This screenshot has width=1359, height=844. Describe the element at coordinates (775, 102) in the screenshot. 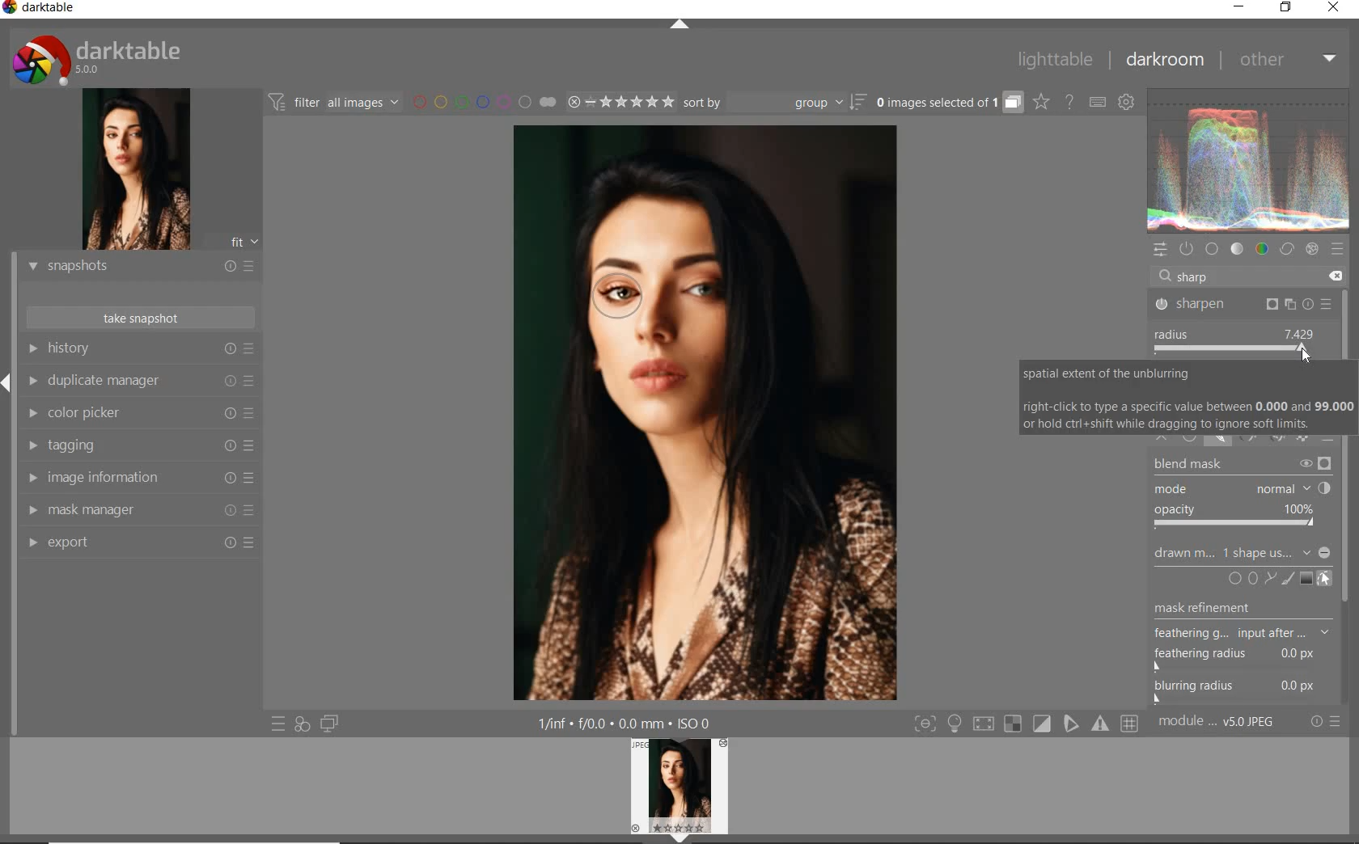

I see `sort` at that location.